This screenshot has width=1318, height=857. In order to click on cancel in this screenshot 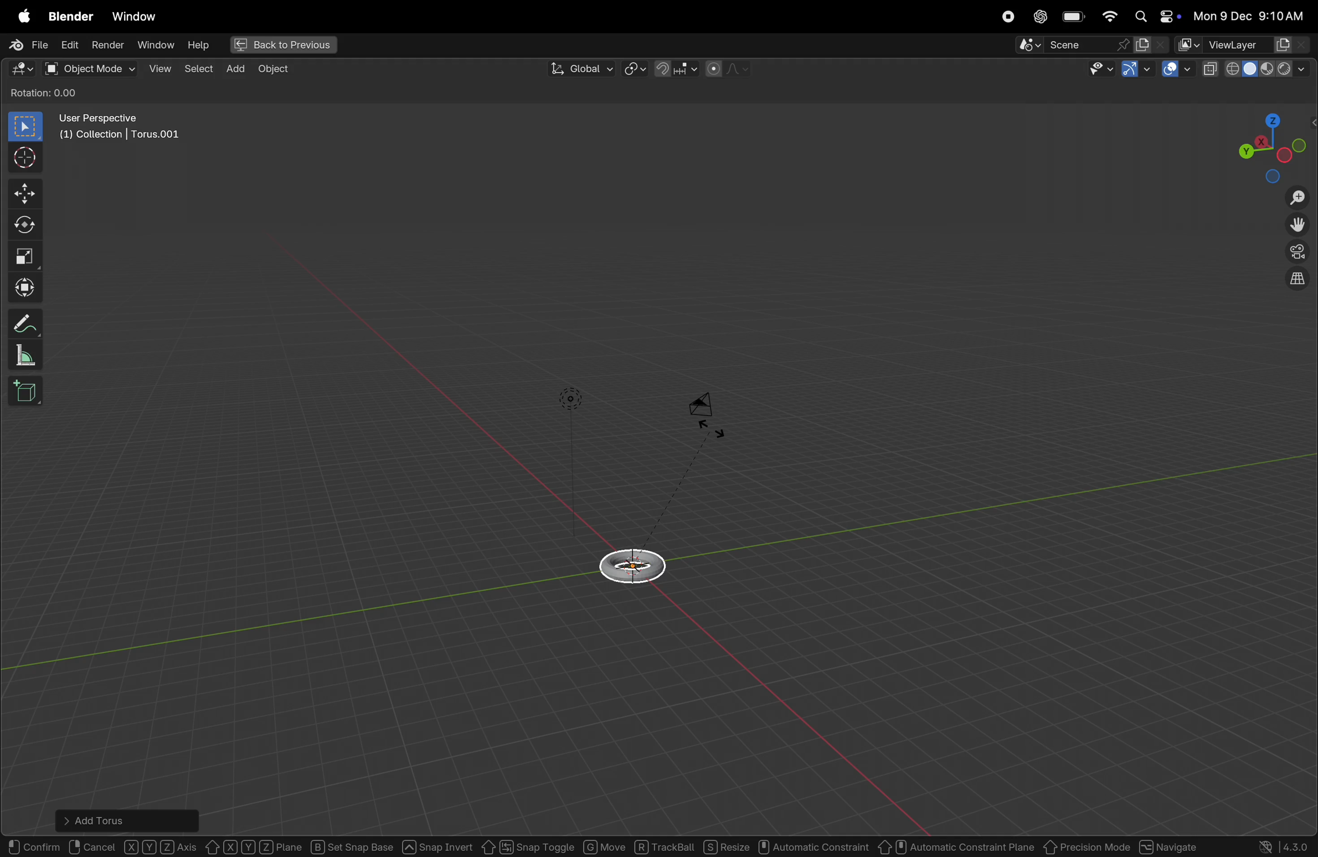, I will do `click(94, 845)`.